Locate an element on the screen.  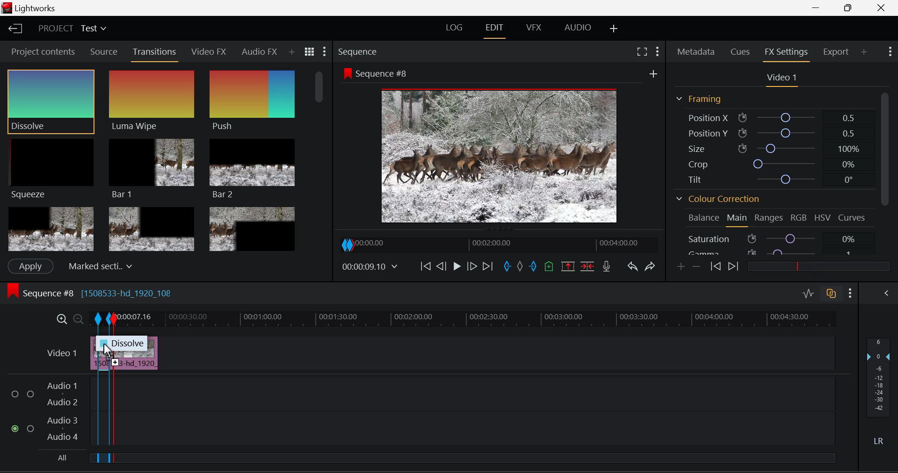
Delete/Cut is located at coordinates (589, 265).